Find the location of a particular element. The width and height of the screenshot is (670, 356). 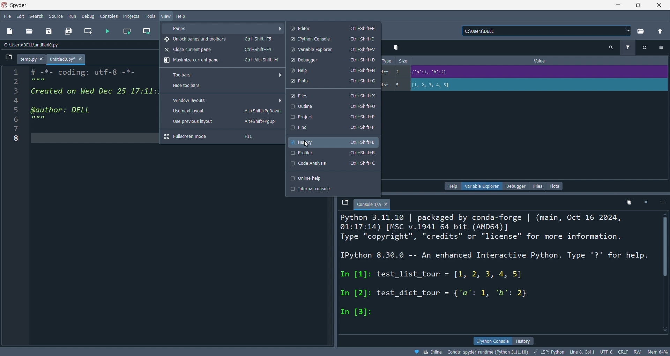

run cell and move is located at coordinates (148, 31).